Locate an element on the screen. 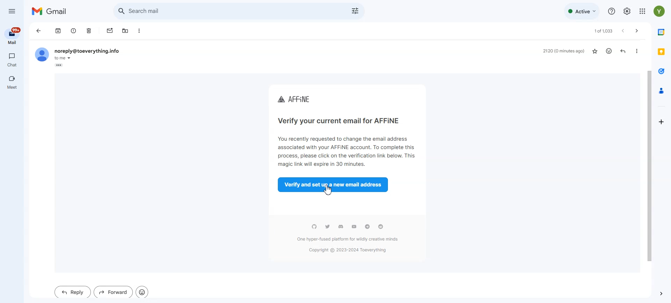  Show trimmed content is located at coordinates (59, 65).